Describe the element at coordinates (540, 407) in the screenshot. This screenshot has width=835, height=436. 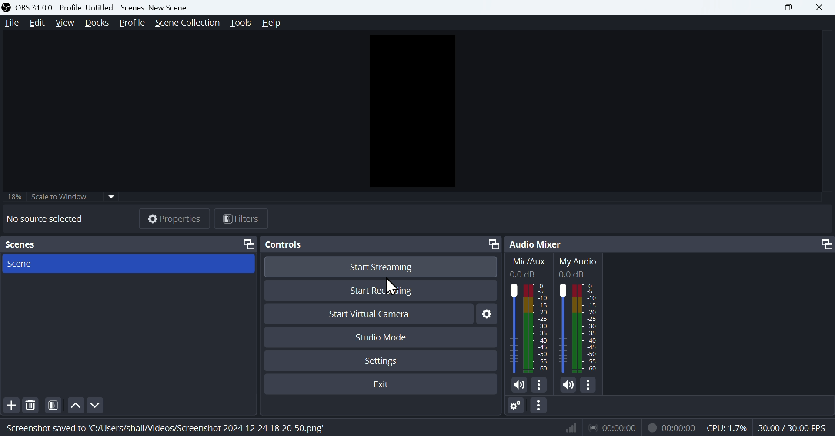
I see `More option` at that location.